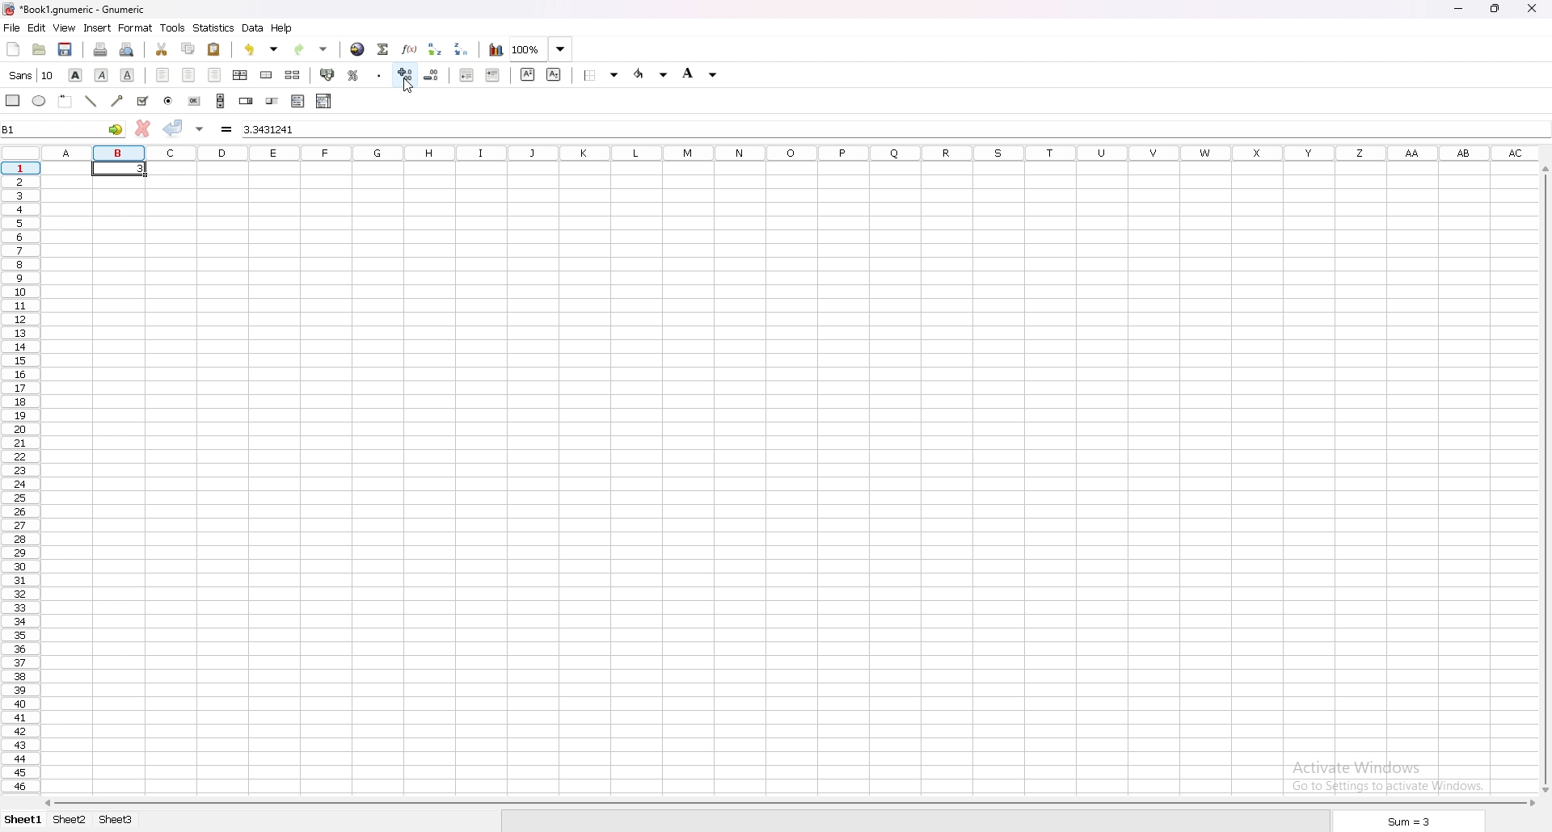  Describe the element at coordinates (1497, 8) in the screenshot. I see `resize` at that location.